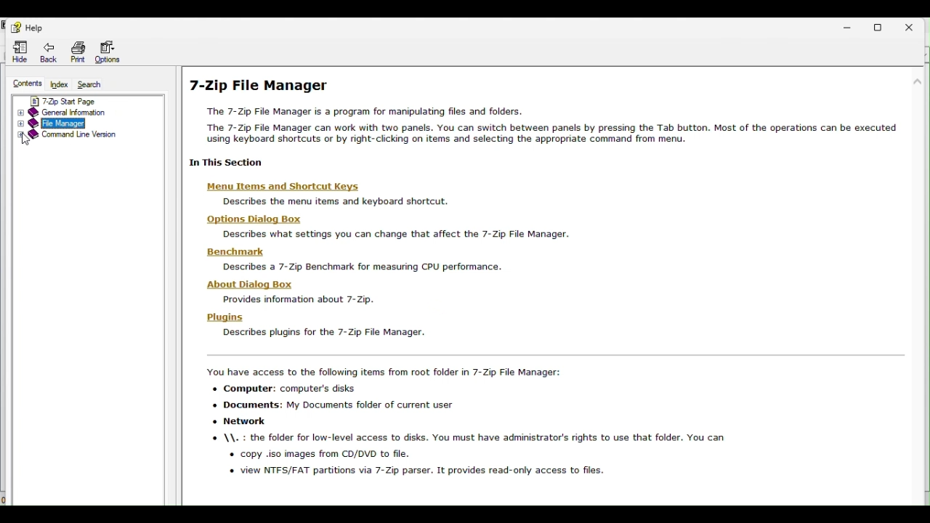 The height and width of the screenshot is (523, 930). I want to click on Provides information about 7-2, so click(292, 299).